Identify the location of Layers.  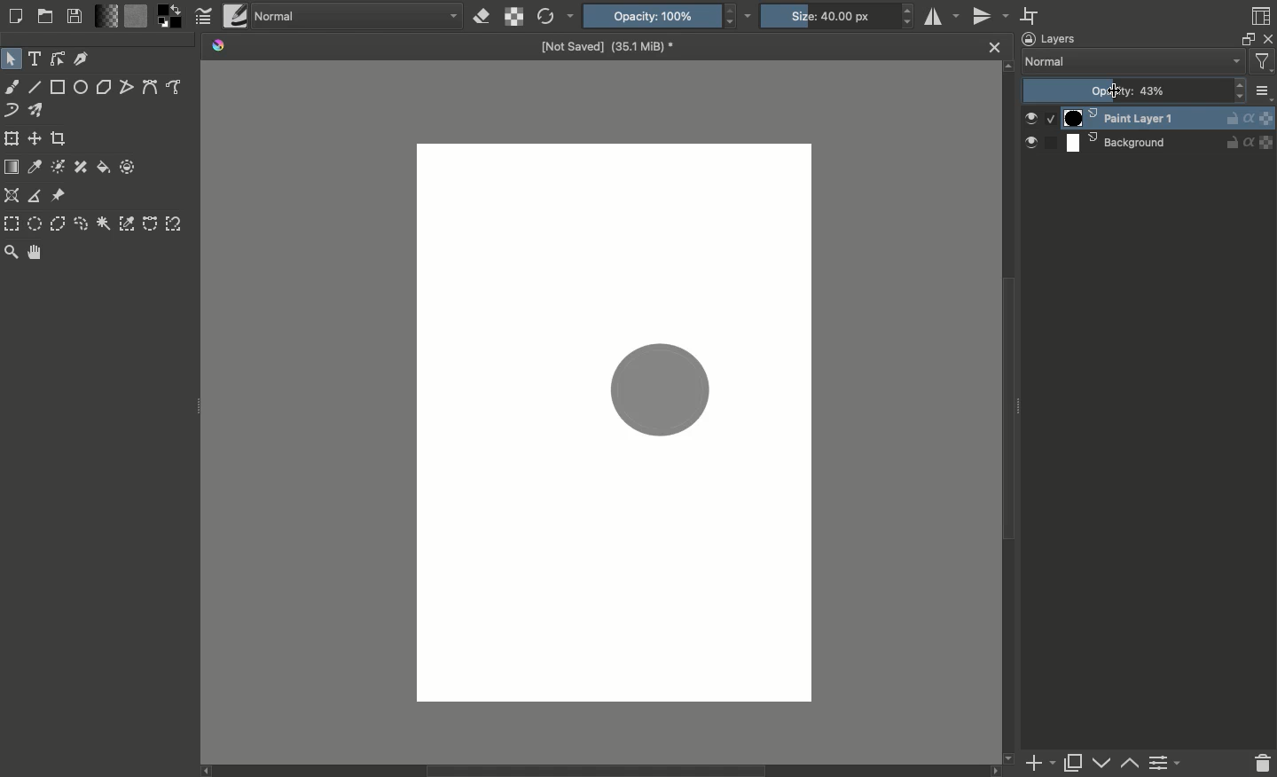
(1051, 38).